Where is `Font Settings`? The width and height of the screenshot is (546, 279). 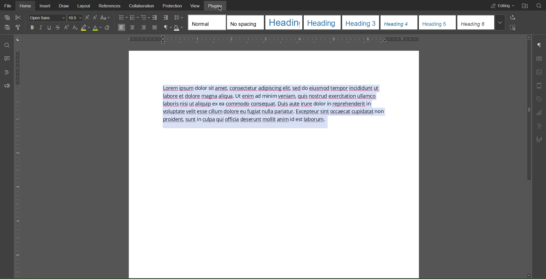 Font Settings is located at coordinates (47, 18).